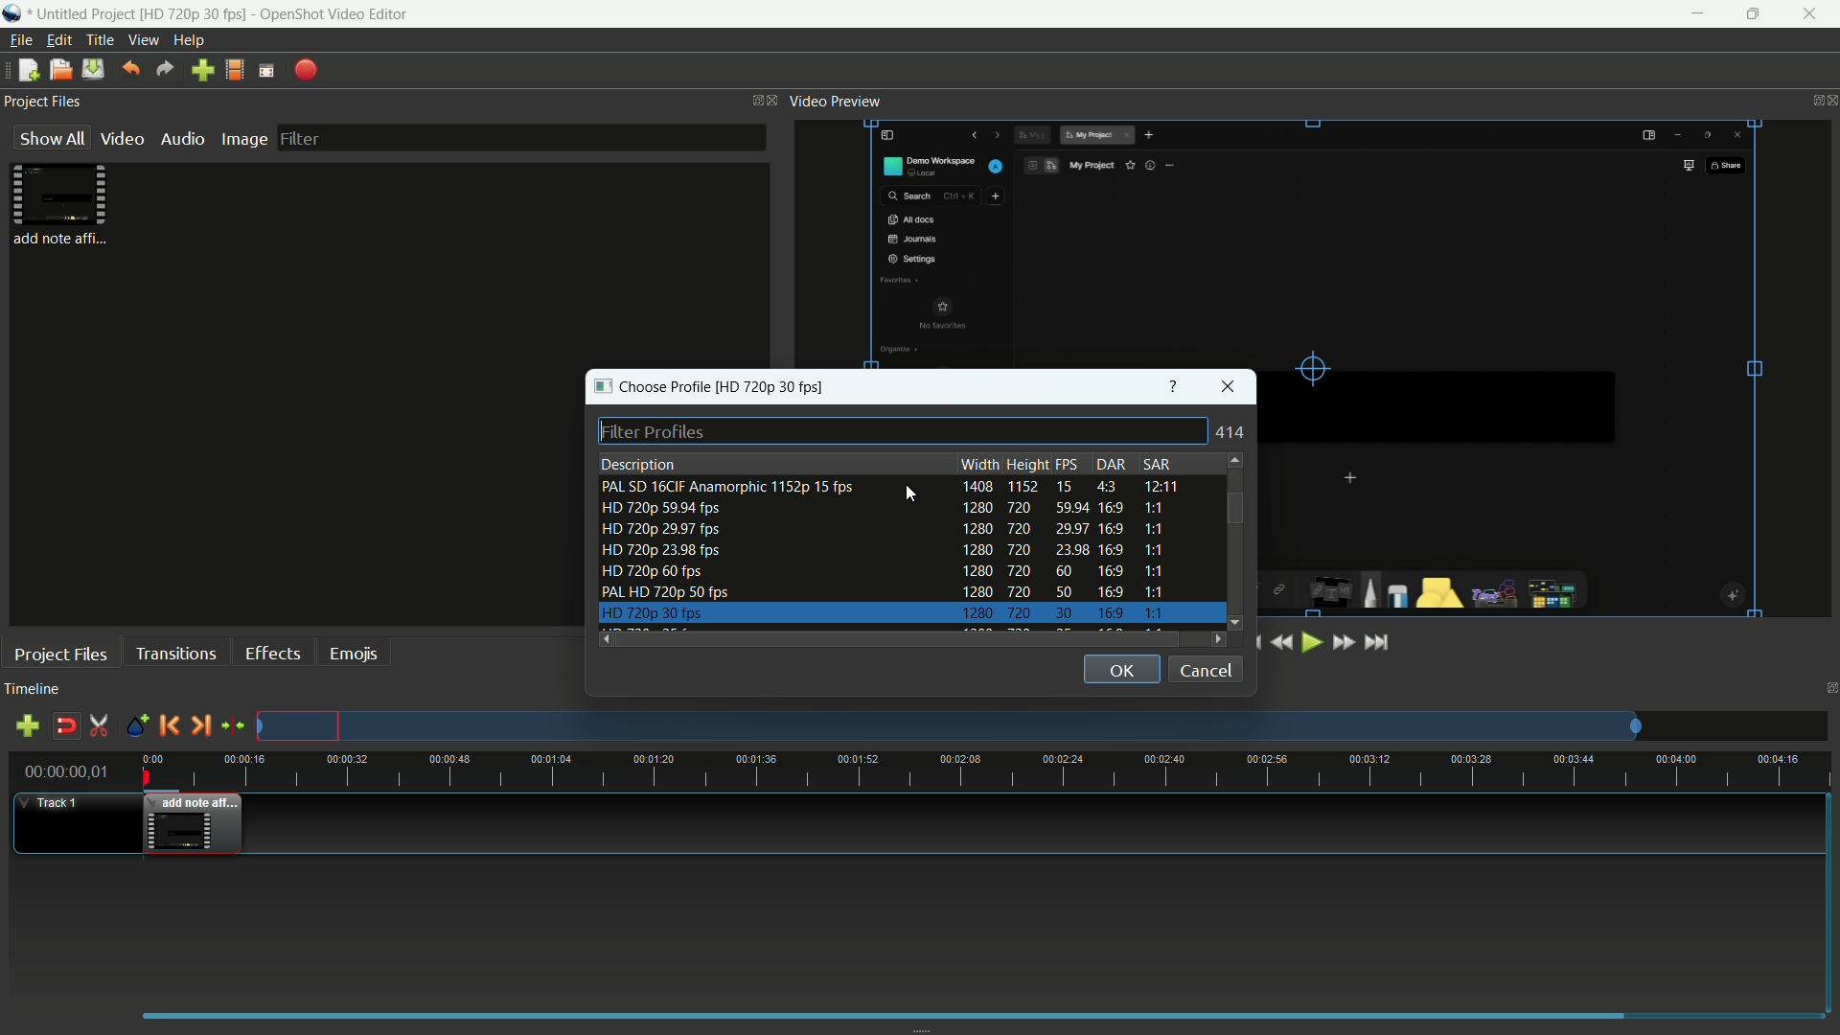 Image resolution: width=1840 pixels, height=1035 pixels. Describe the element at coordinates (1816, 14) in the screenshot. I see `close app` at that location.